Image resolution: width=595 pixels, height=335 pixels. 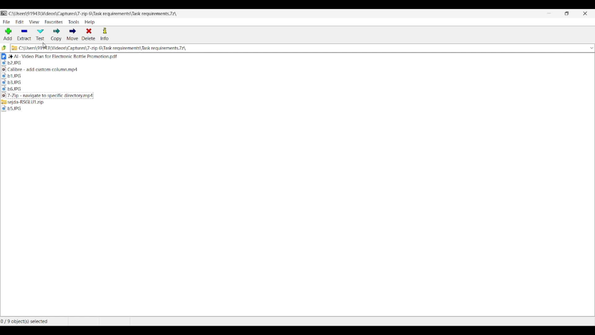 I want to click on Show interface in a smaller tab, so click(x=567, y=13).